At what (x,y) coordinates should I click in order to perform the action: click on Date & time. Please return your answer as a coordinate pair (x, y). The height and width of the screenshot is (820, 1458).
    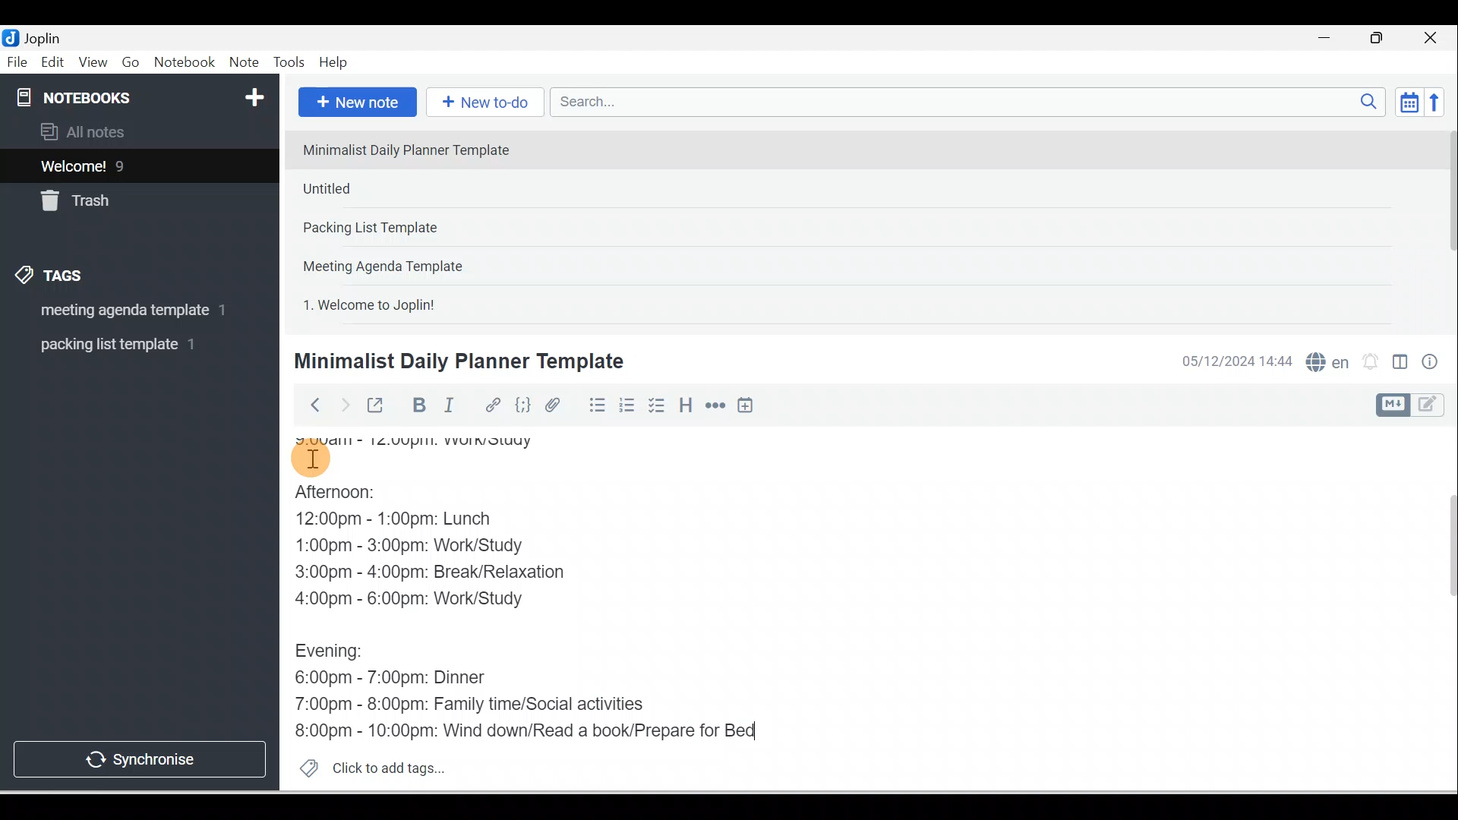
    Looking at the image, I should click on (1234, 361).